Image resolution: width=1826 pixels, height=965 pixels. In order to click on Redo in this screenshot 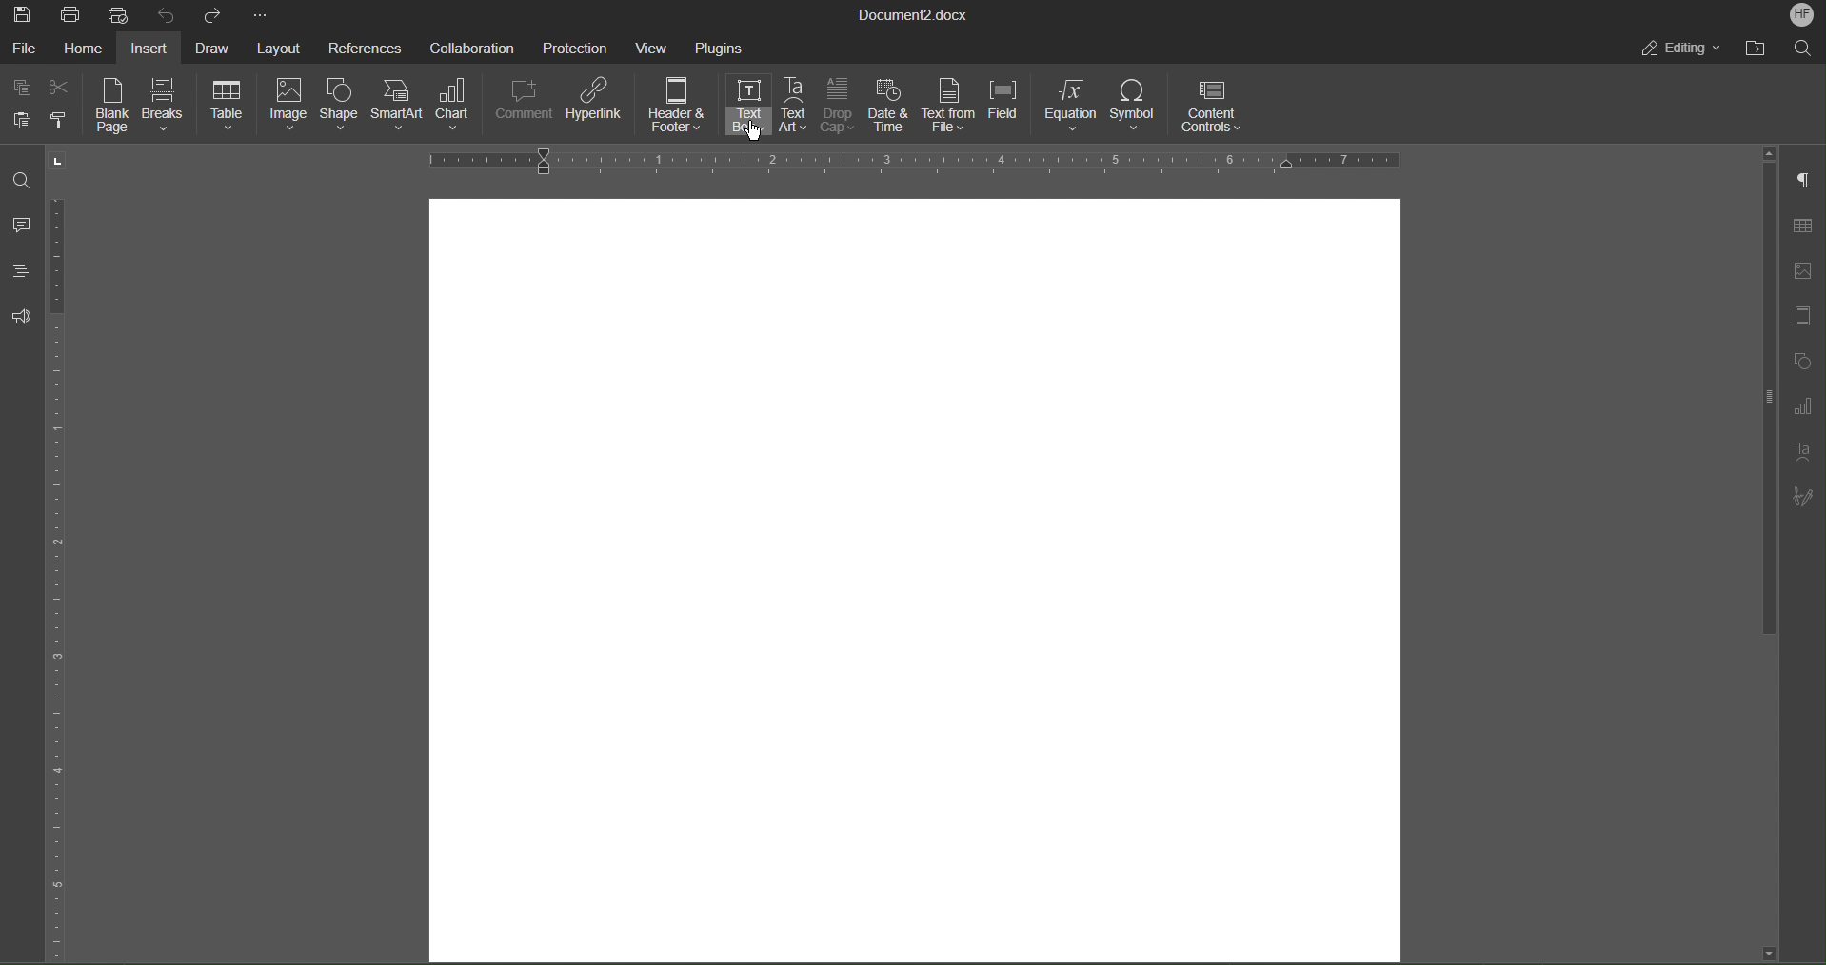, I will do `click(208, 14)`.